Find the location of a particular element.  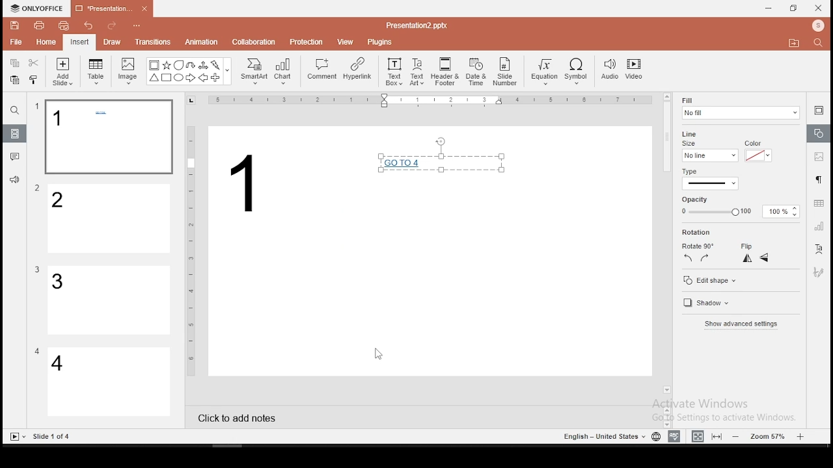

Move to folder is located at coordinates (796, 44).